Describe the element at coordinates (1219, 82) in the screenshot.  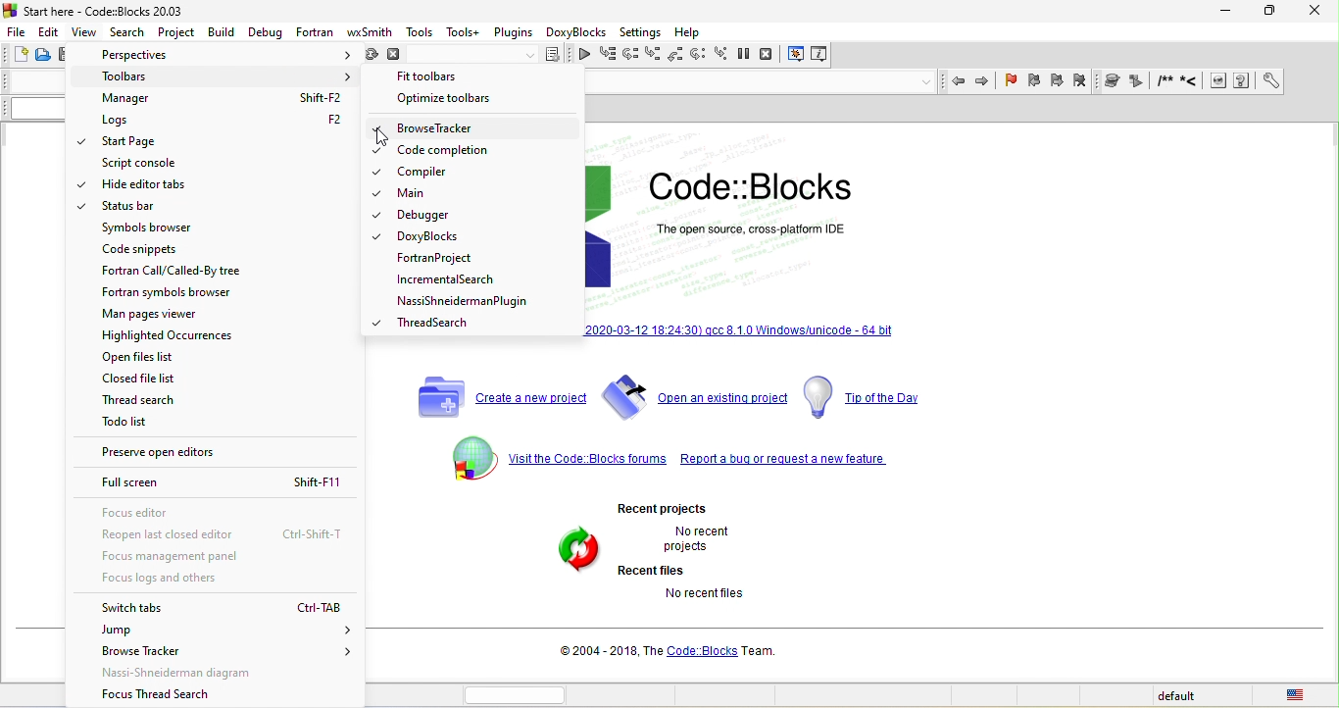
I see `run html ` at that location.